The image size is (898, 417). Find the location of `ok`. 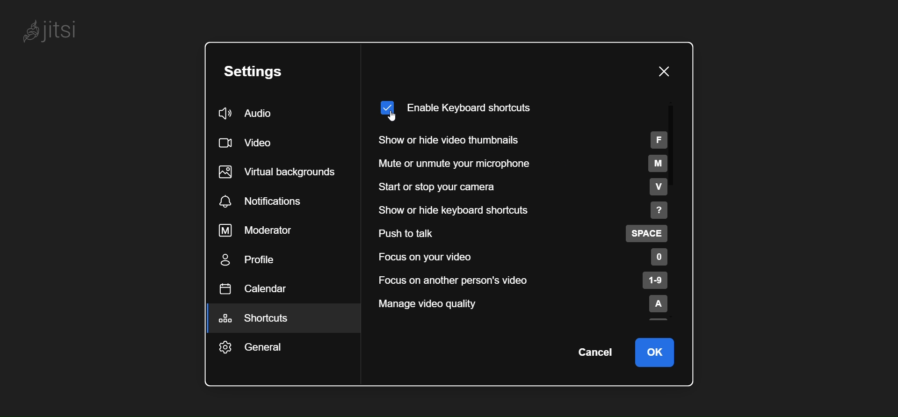

ok is located at coordinates (656, 354).